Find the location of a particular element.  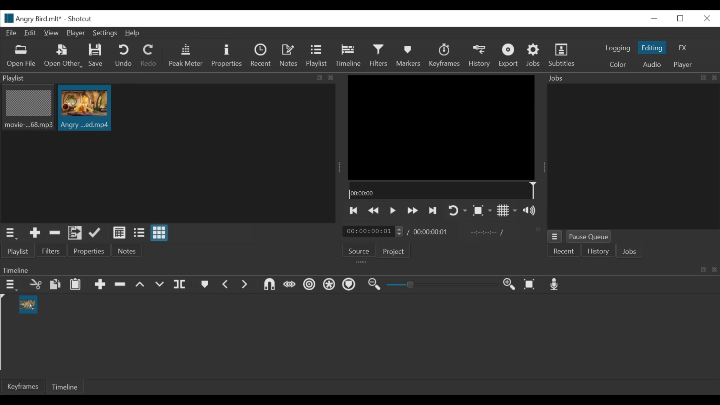

Recent is located at coordinates (262, 56).